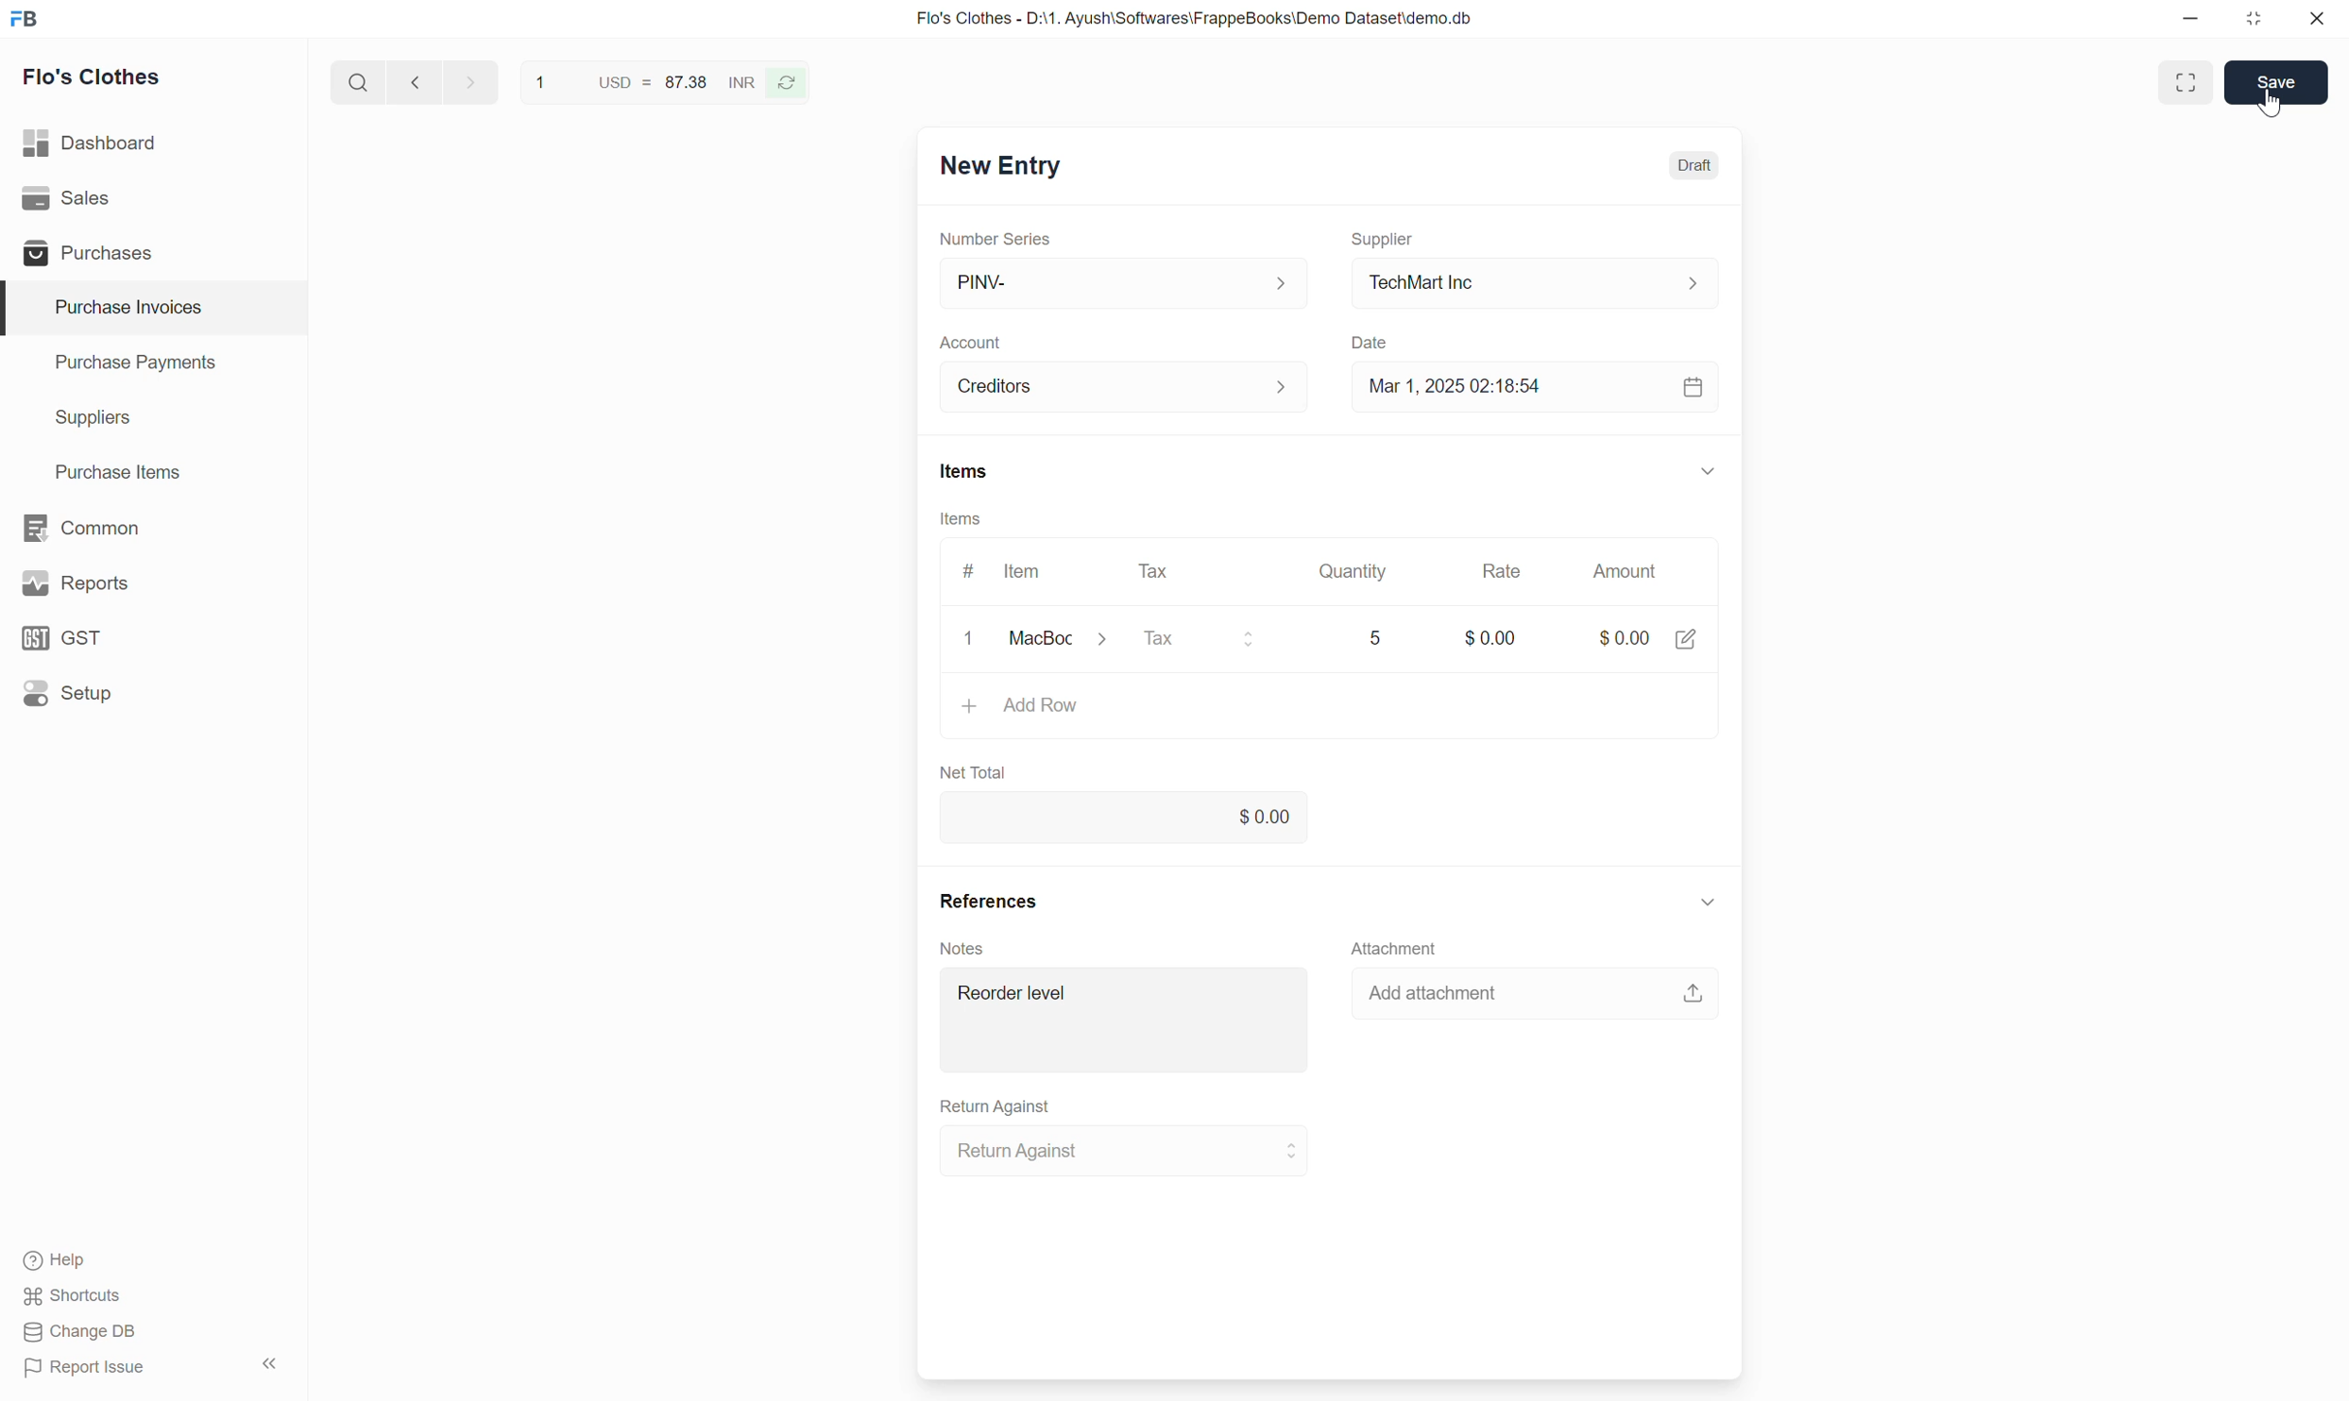  I want to click on 1 USD = 87.38 INR, so click(642, 81).